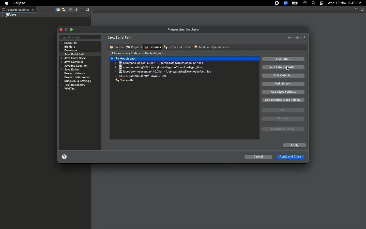  What do you see at coordinates (70, 10) in the screenshot?
I see `Focus on active task` at bounding box center [70, 10].